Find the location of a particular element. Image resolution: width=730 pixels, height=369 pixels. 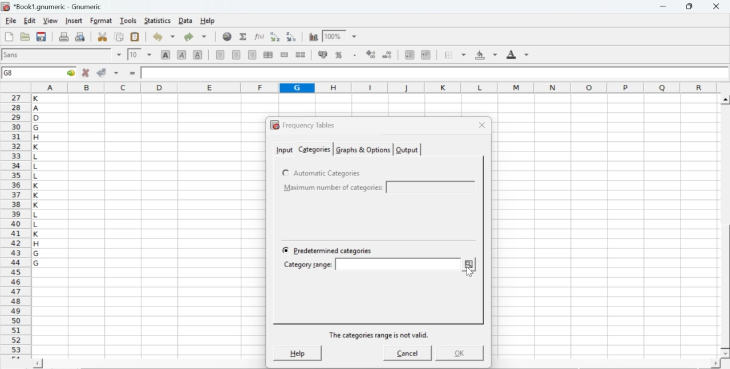

center horizontally is located at coordinates (237, 55).